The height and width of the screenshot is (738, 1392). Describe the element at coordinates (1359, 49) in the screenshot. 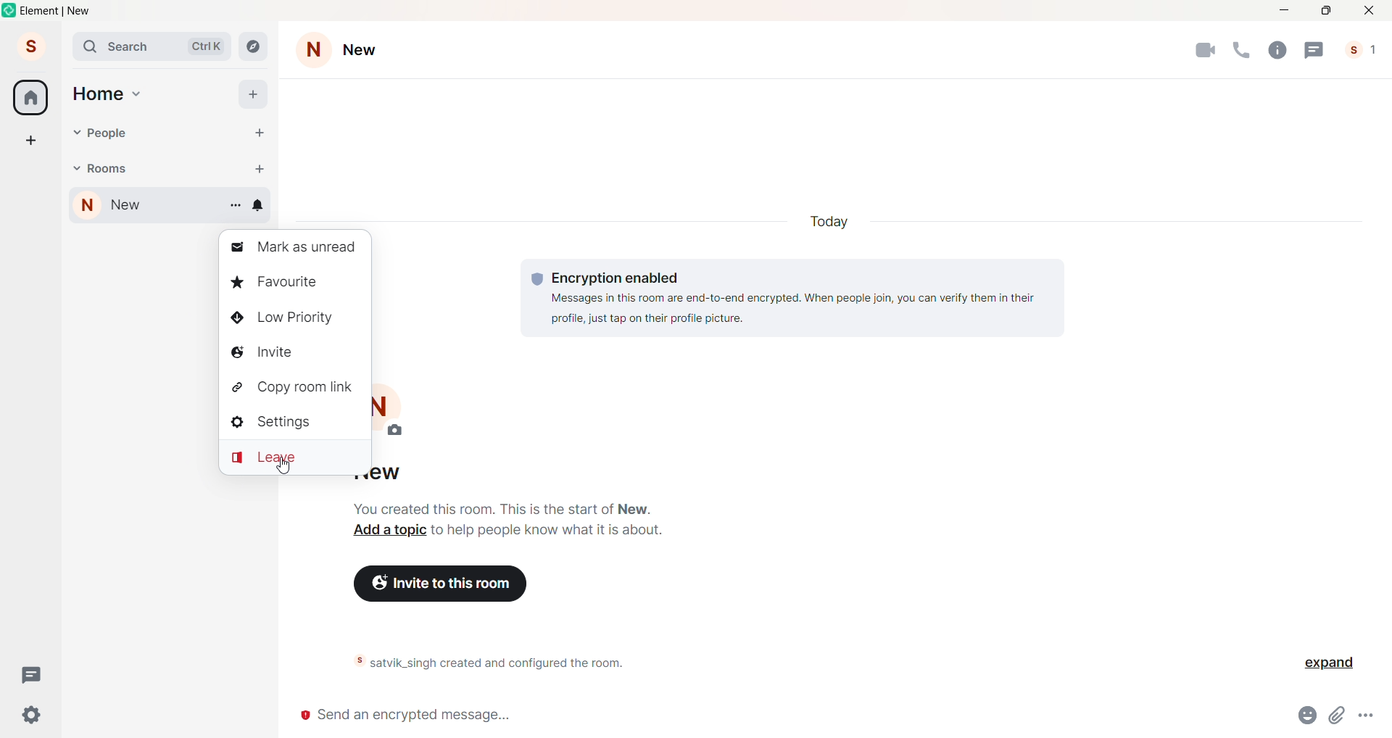

I see `people` at that location.